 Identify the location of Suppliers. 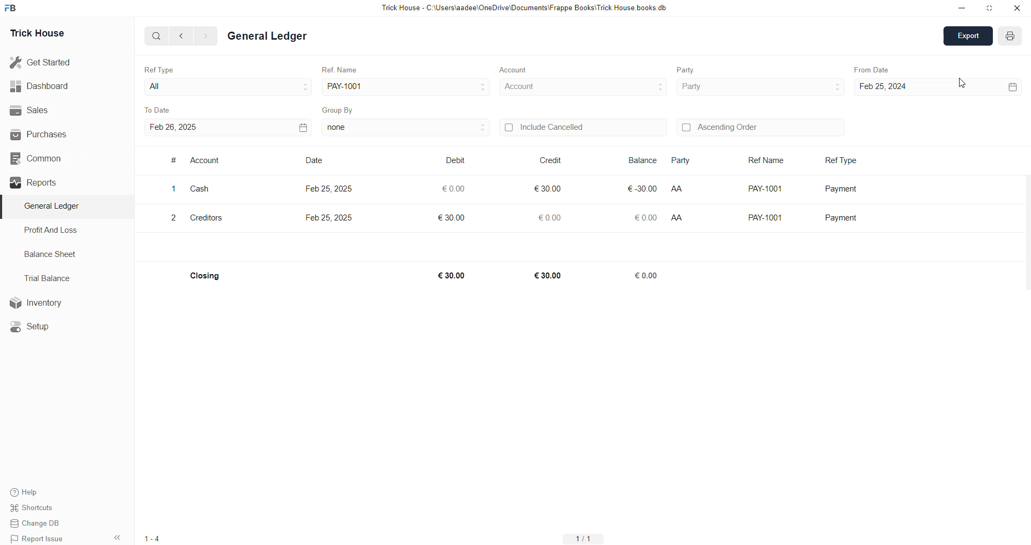
(47, 207).